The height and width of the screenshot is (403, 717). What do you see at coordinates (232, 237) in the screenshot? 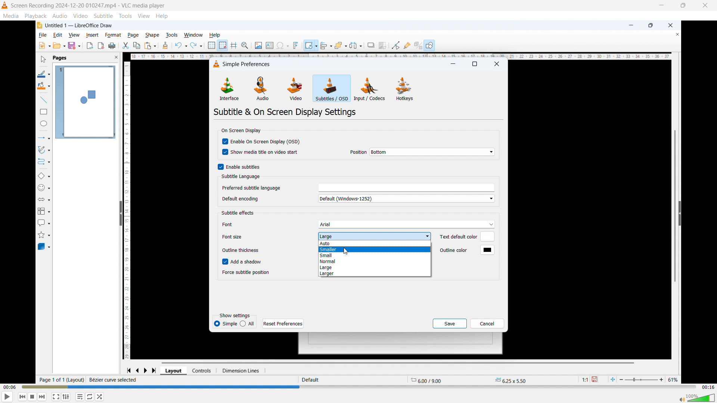
I see `Font size` at bounding box center [232, 237].